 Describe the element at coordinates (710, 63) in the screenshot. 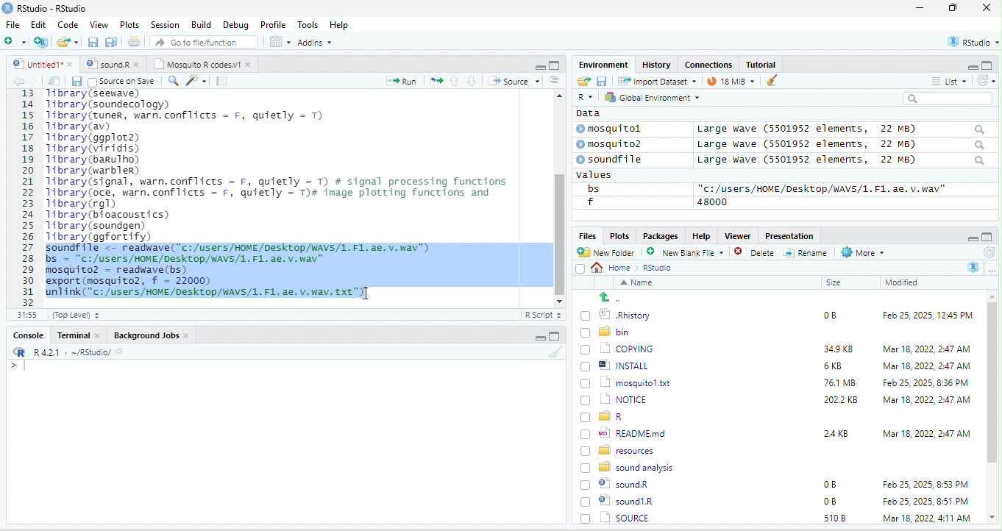

I see `clases` at that location.